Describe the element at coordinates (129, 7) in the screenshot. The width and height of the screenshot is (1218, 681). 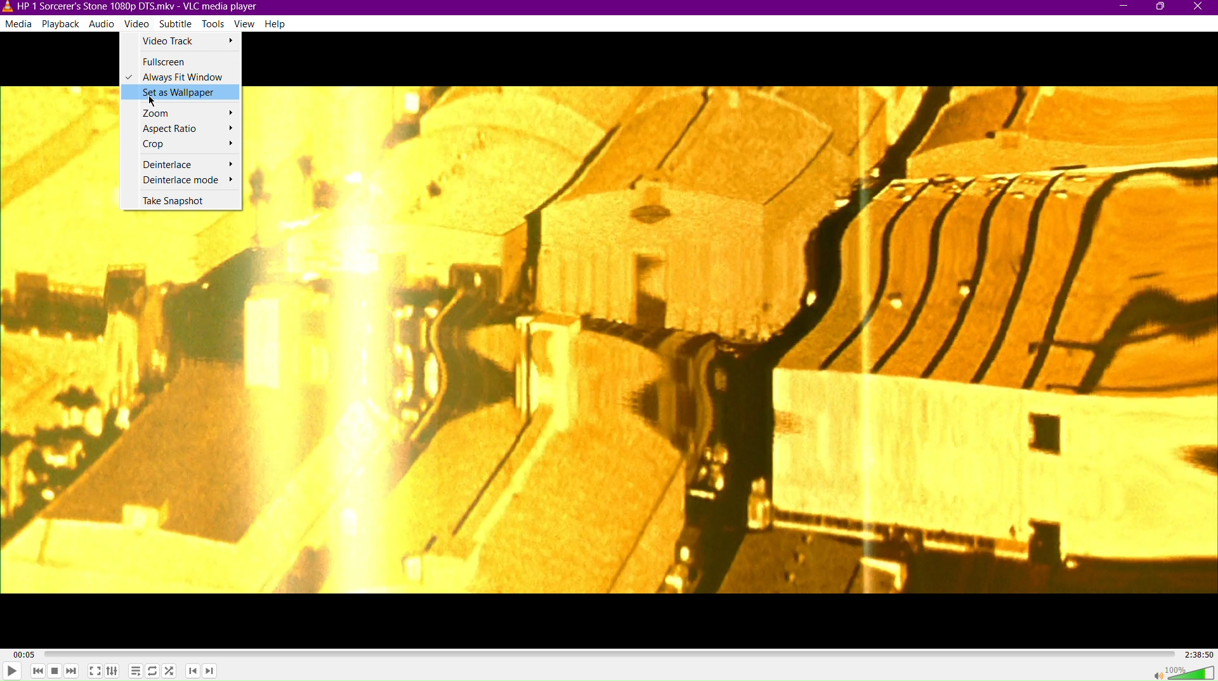
I see `HP1 sorcer's stone 1080 DTS -VLC media player` at that location.